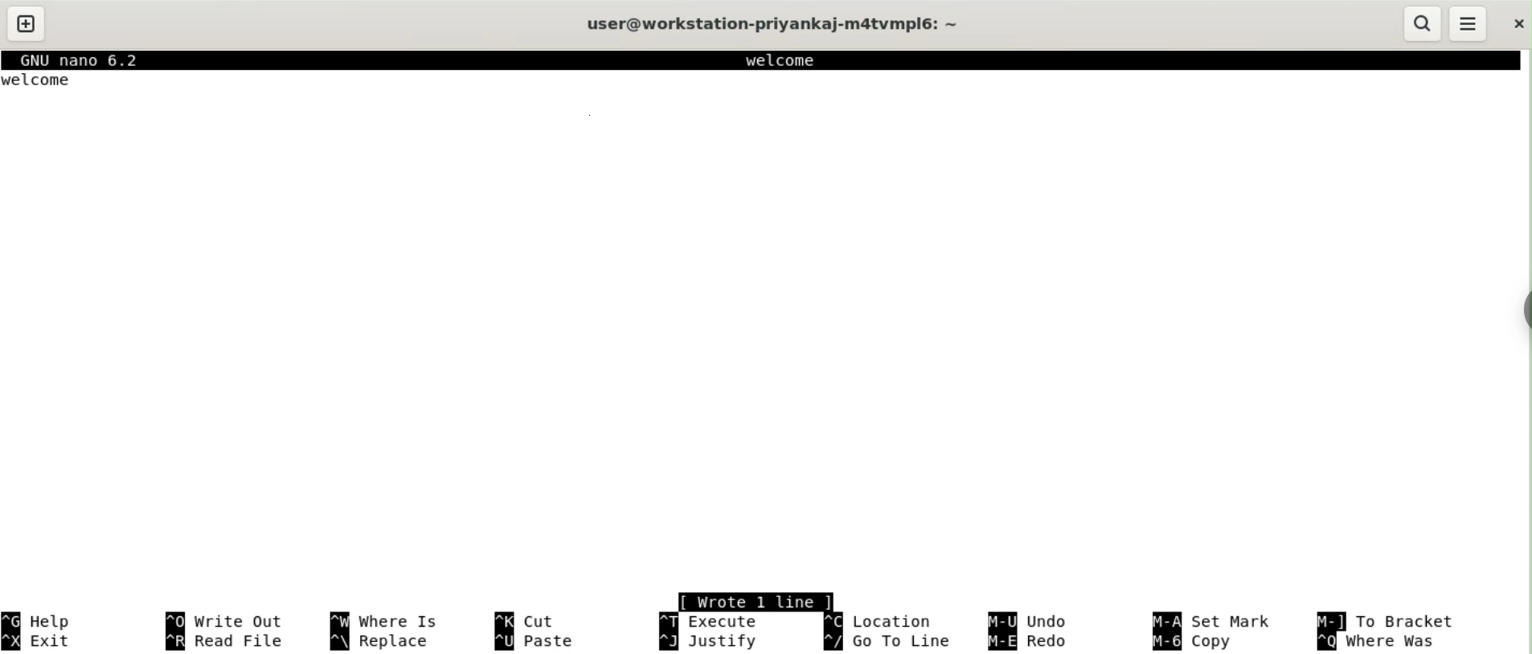 Image resolution: width=1532 pixels, height=654 pixels. Describe the element at coordinates (793, 60) in the screenshot. I see `New Buffer *` at that location.